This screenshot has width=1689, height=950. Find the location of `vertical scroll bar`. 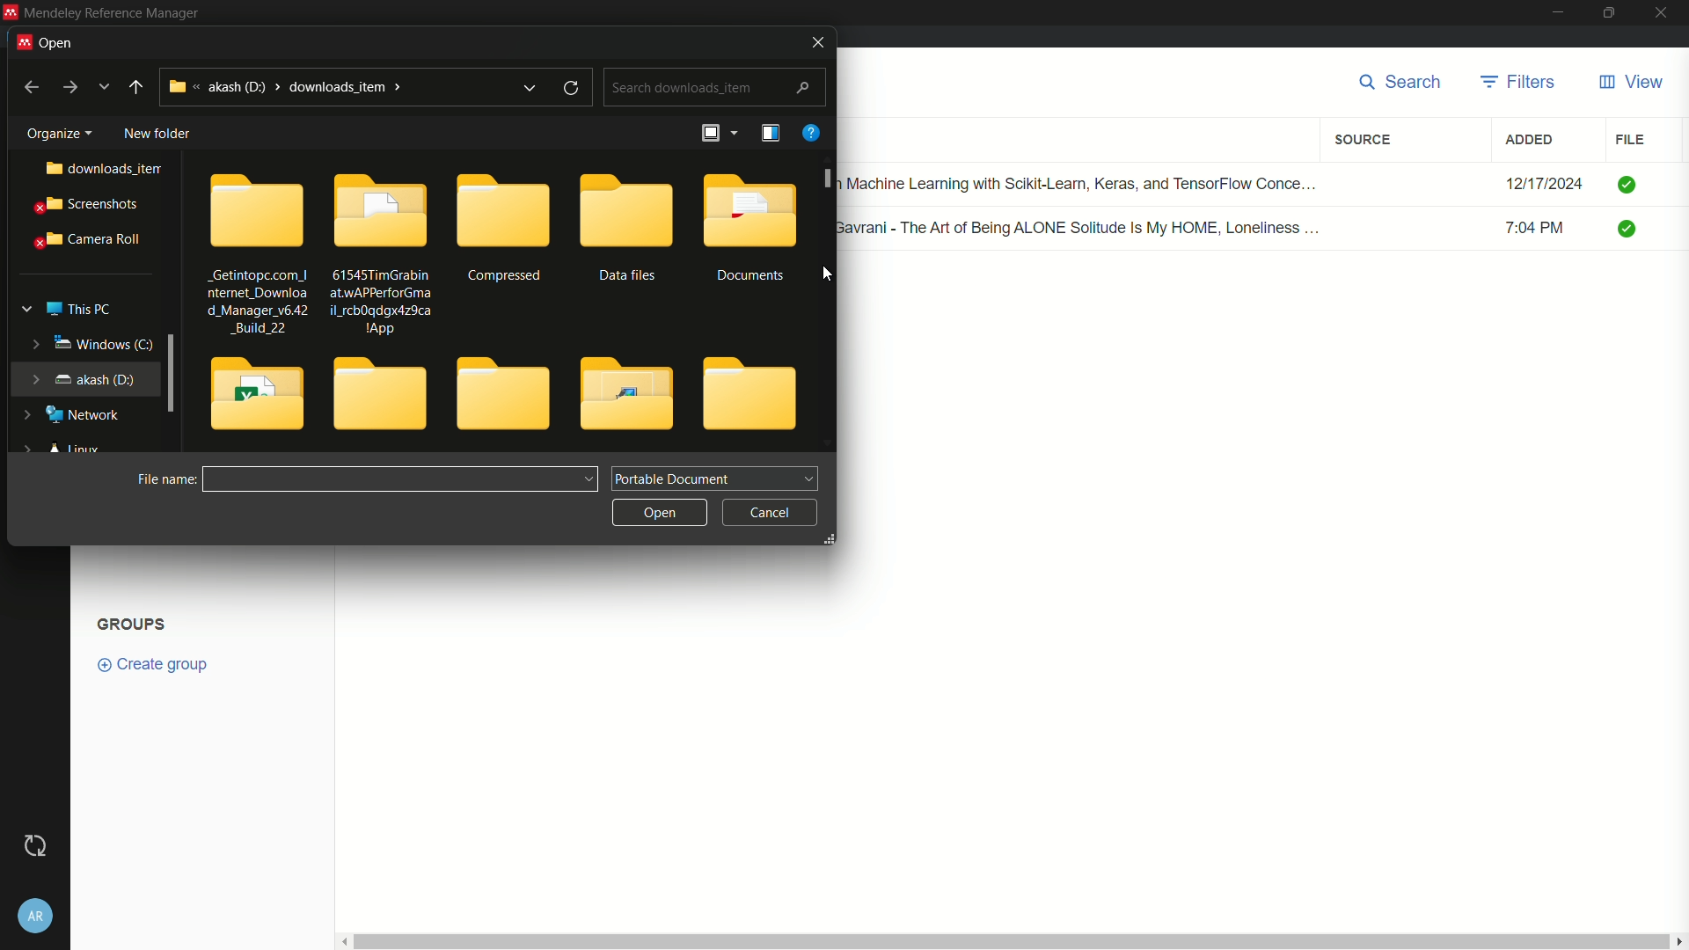

vertical scroll bar is located at coordinates (1009, 941).